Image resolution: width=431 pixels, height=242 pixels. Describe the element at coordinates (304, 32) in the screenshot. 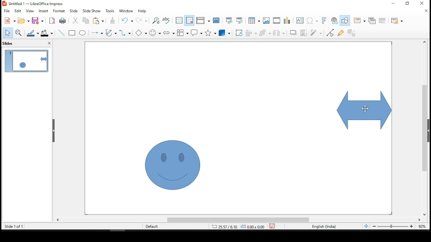

I see `crop image` at that location.